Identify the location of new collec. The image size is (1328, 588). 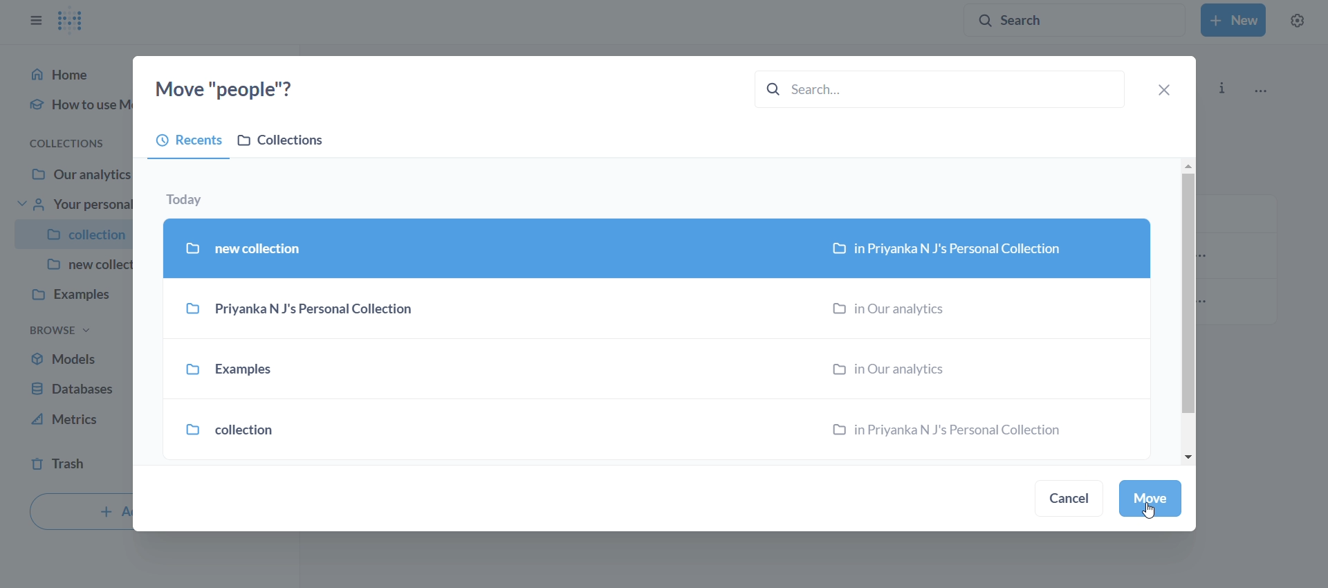
(82, 264).